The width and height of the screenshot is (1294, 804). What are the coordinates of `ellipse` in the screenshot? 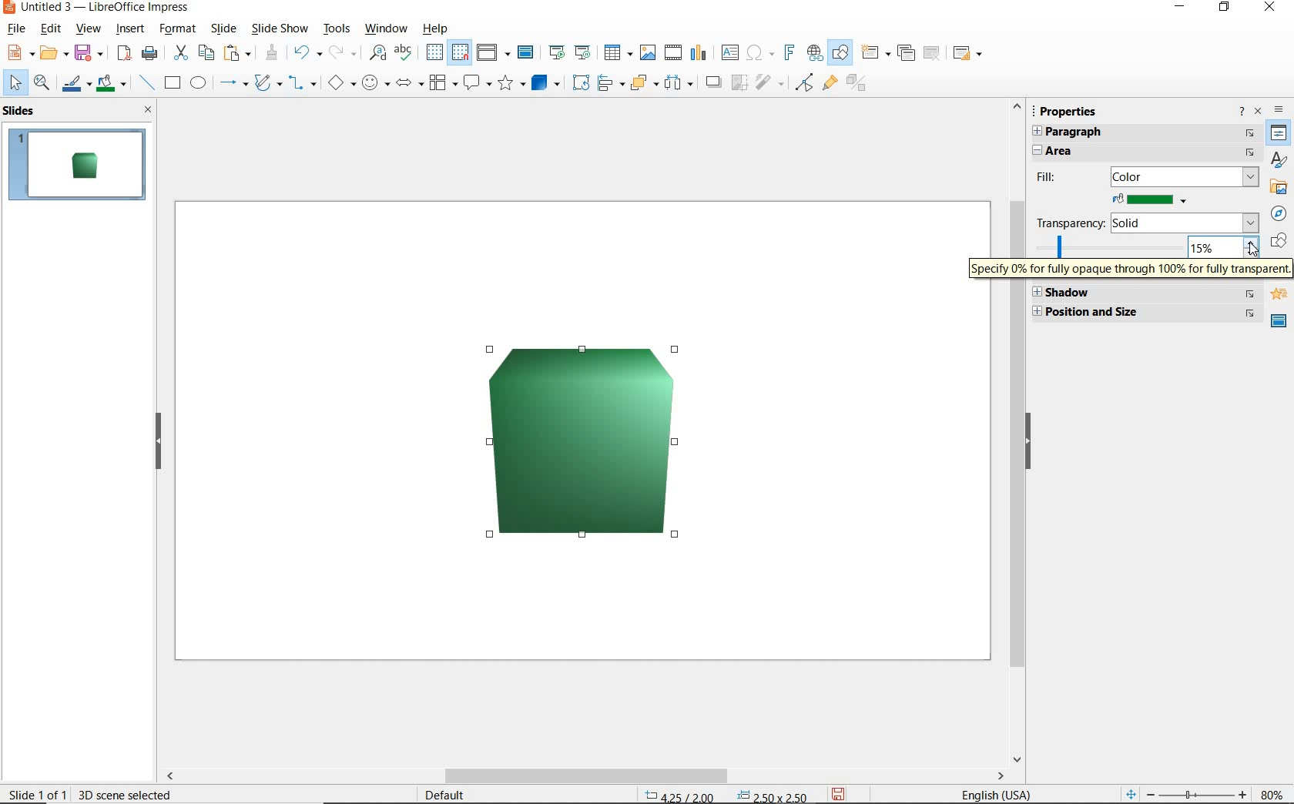 It's located at (198, 83).